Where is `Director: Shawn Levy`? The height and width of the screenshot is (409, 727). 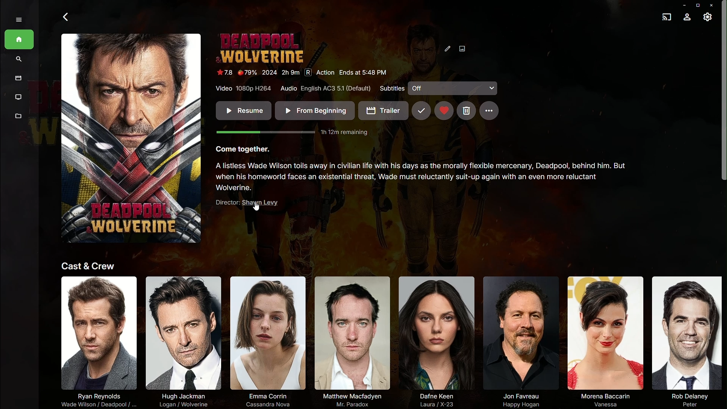
Director: Shawn Levy is located at coordinates (233, 203).